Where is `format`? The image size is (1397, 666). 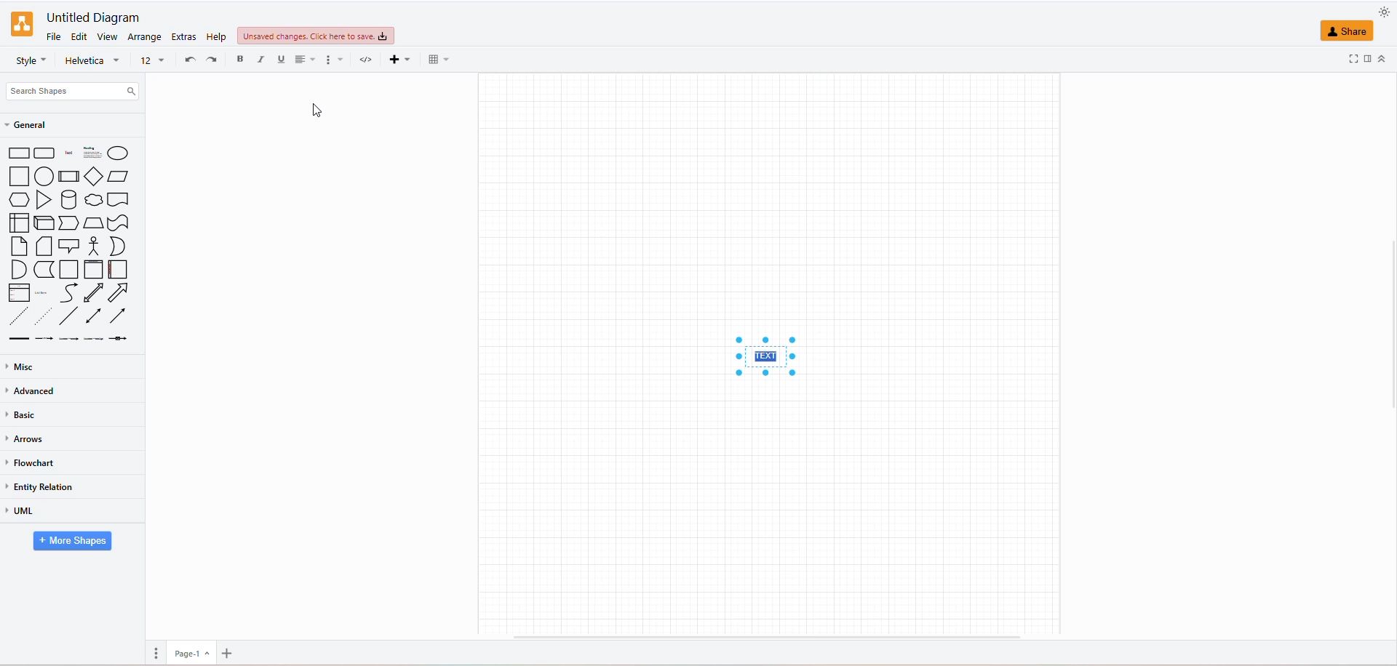
format is located at coordinates (333, 61).